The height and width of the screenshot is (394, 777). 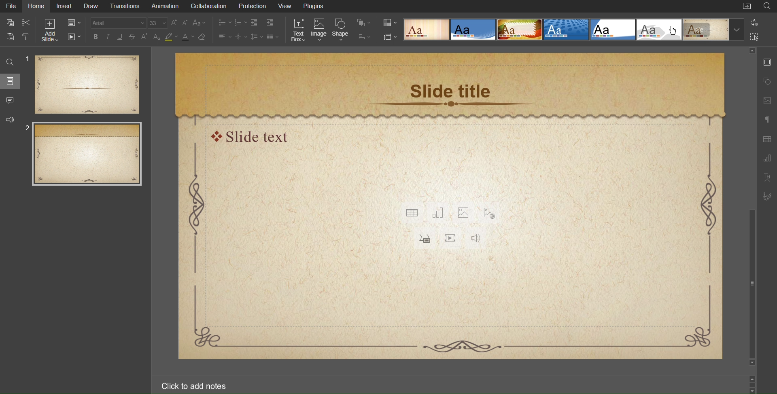 I want to click on Open File Location, so click(x=747, y=7).